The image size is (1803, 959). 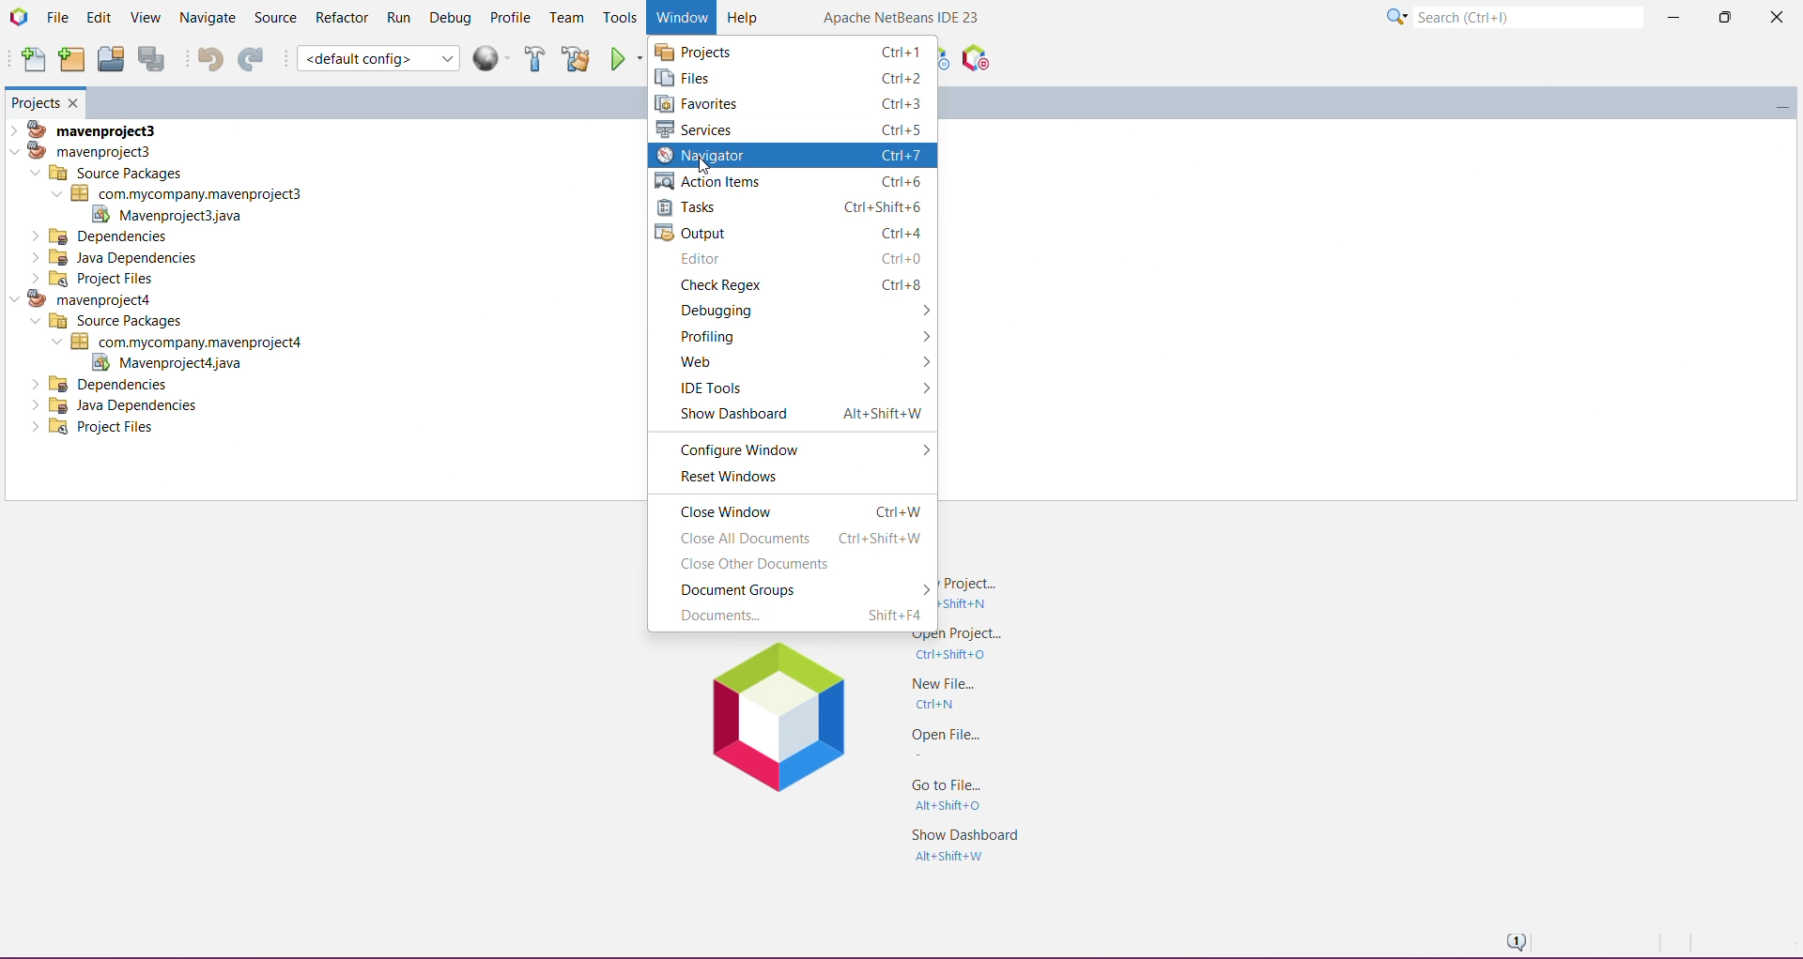 What do you see at coordinates (567, 18) in the screenshot?
I see `Teams` at bounding box center [567, 18].